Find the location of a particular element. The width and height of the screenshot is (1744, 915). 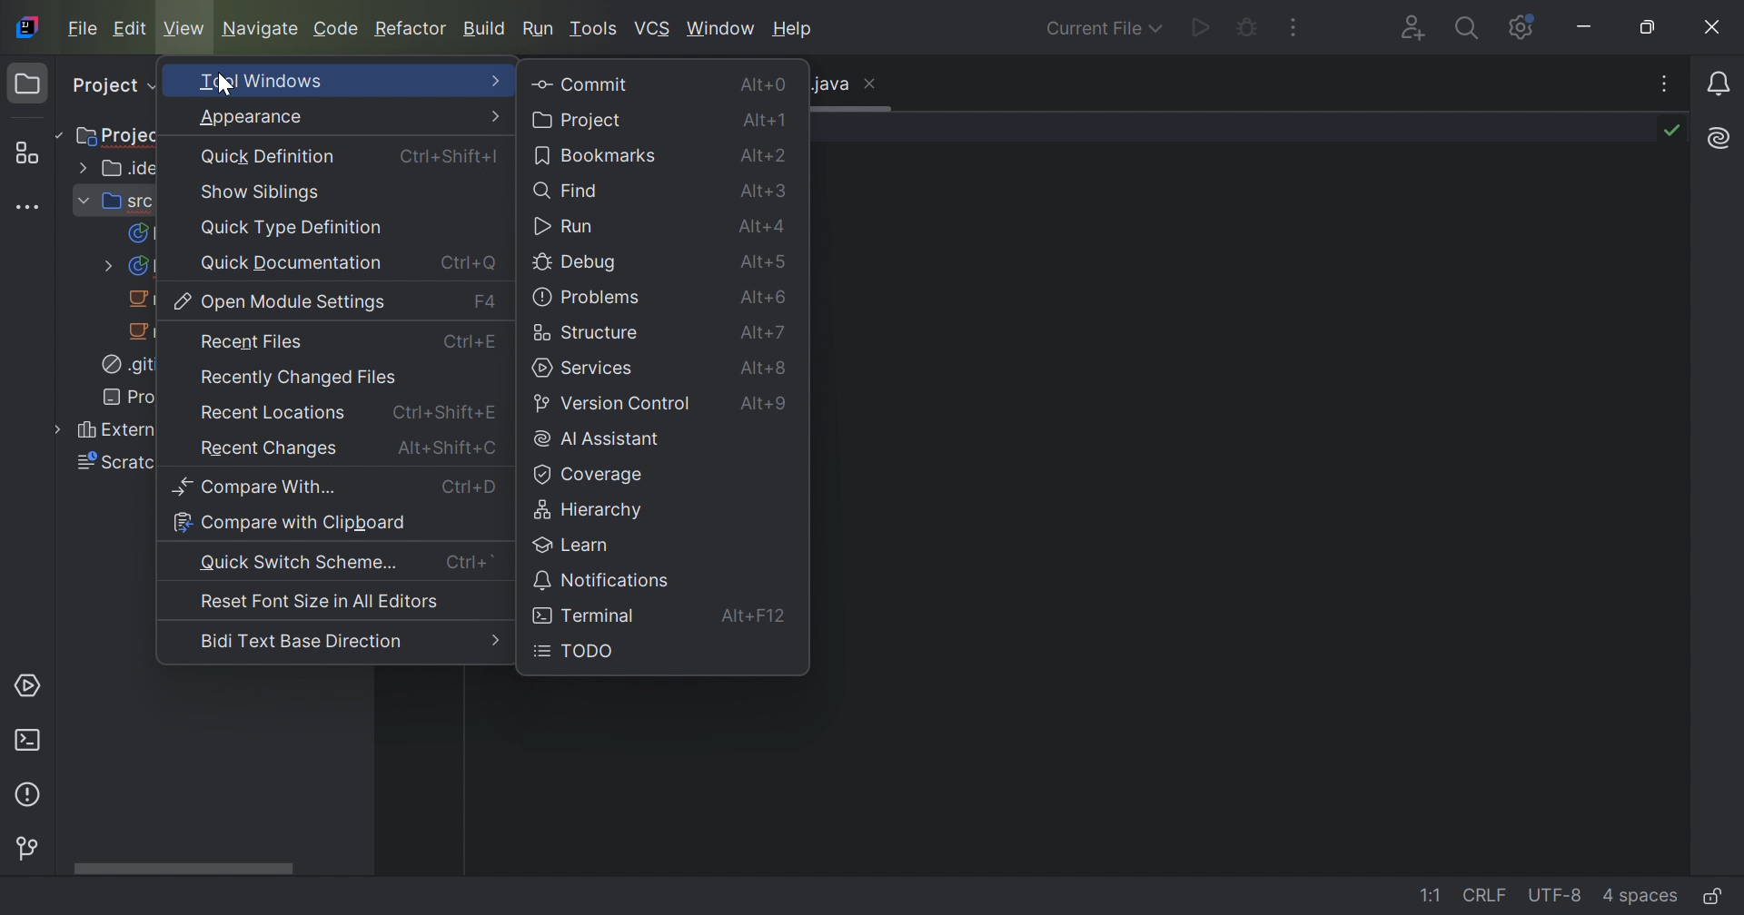

Ctrl+Shift+I is located at coordinates (448, 157).